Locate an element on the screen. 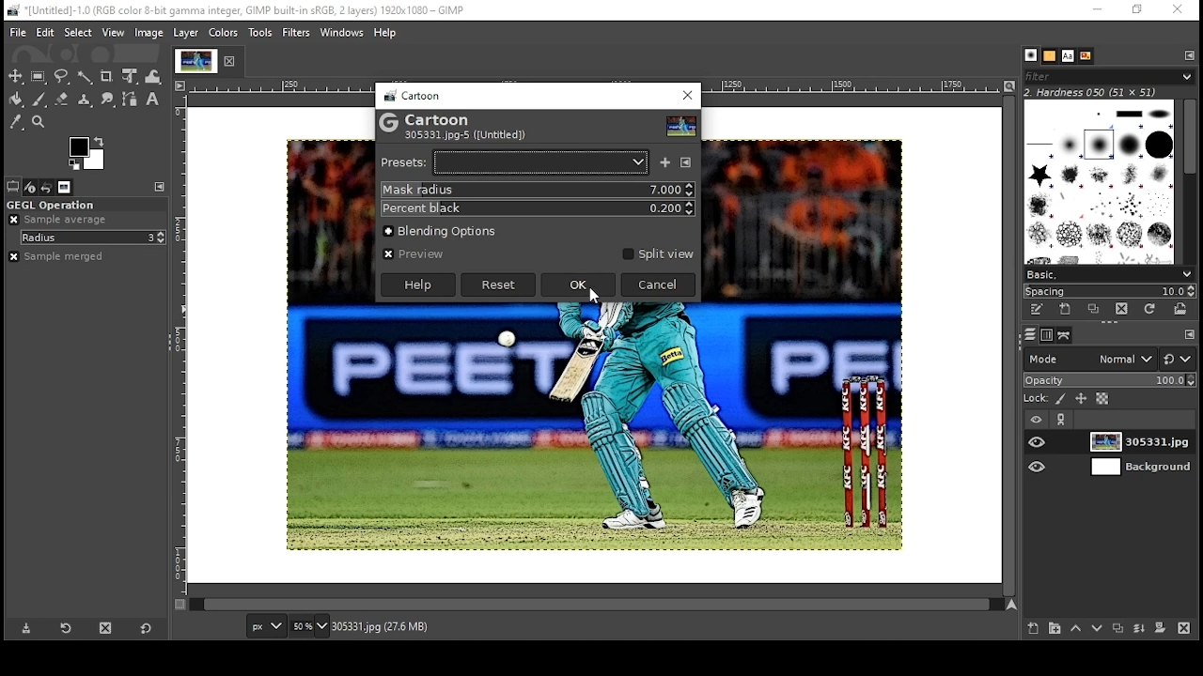 The height and width of the screenshot is (676, 1203). opacity is located at coordinates (1111, 380).